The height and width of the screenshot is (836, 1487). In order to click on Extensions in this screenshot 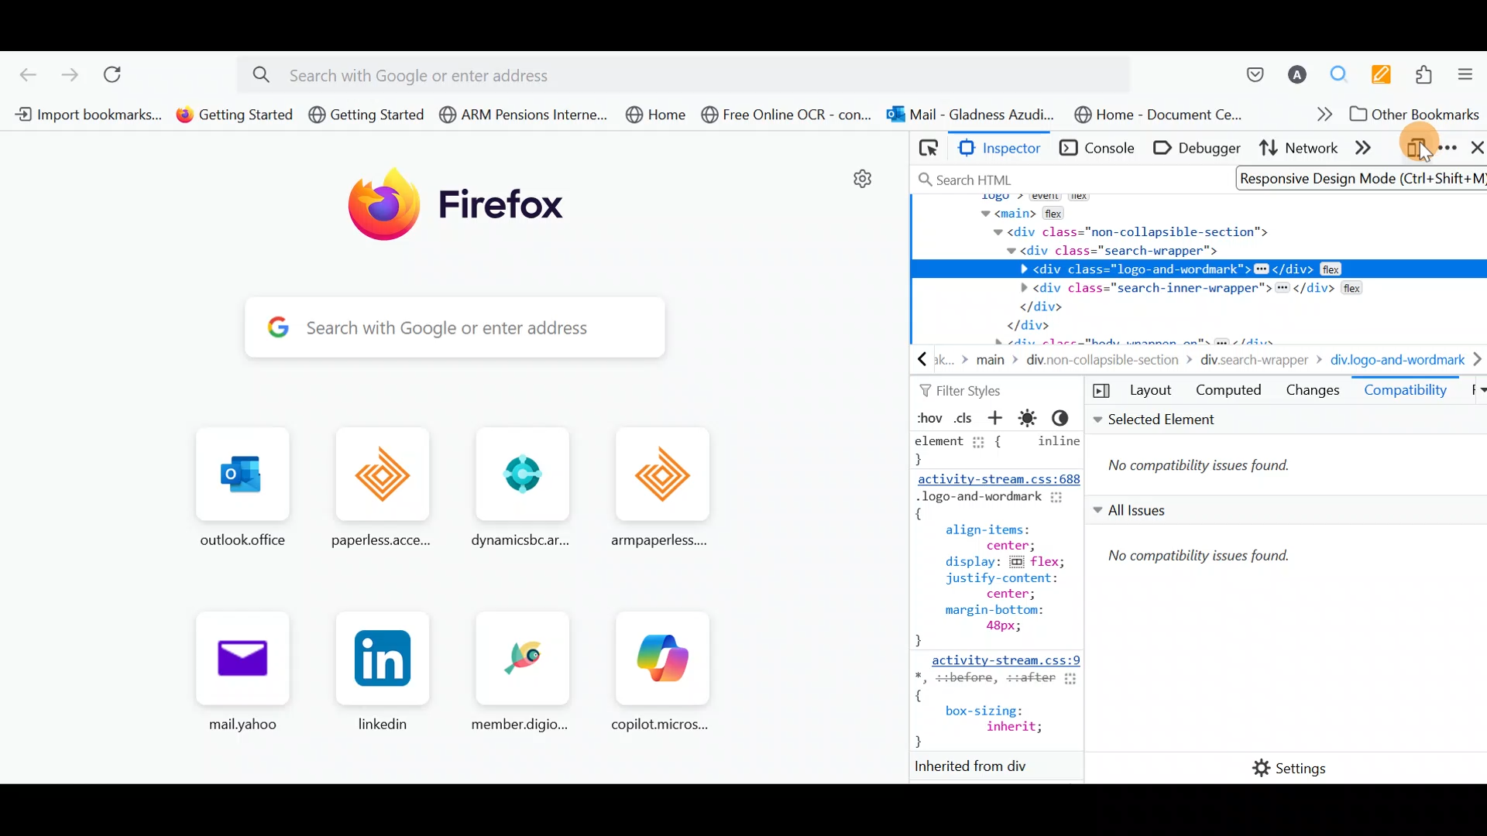, I will do `click(1427, 73)`.